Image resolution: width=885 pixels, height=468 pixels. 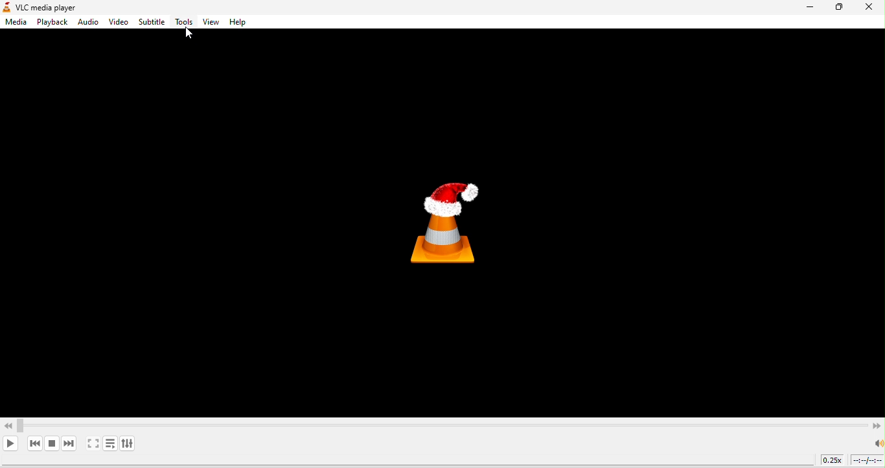 I want to click on video, so click(x=117, y=23).